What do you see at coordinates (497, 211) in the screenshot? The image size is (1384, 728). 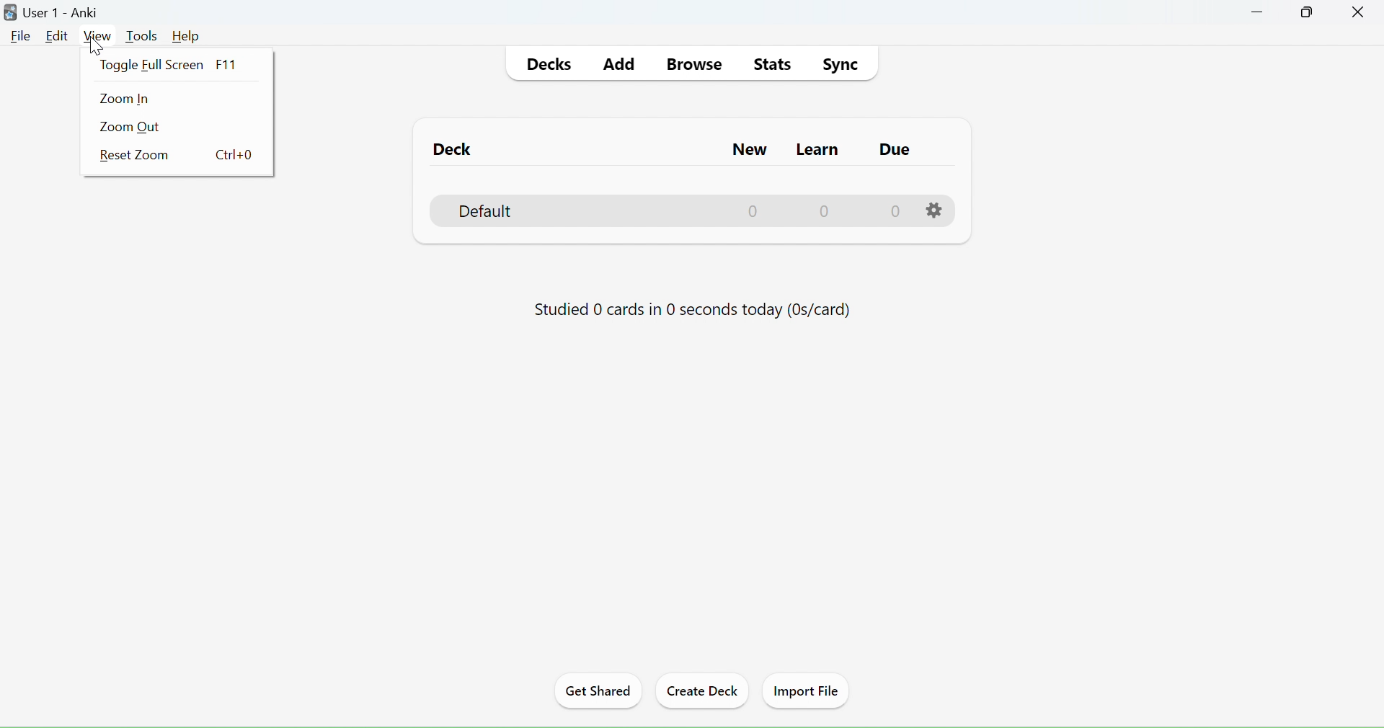 I see `default` at bounding box center [497, 211].